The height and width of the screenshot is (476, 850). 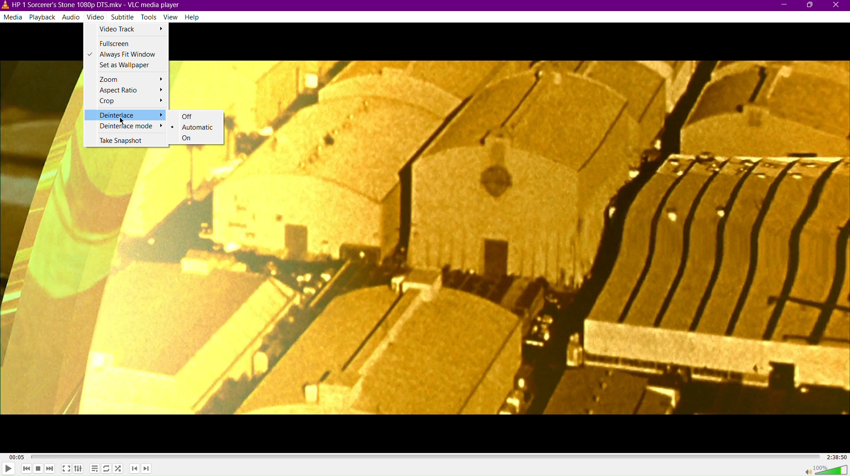 I want to click on Toggle Loop, so click(x=106, y=468).